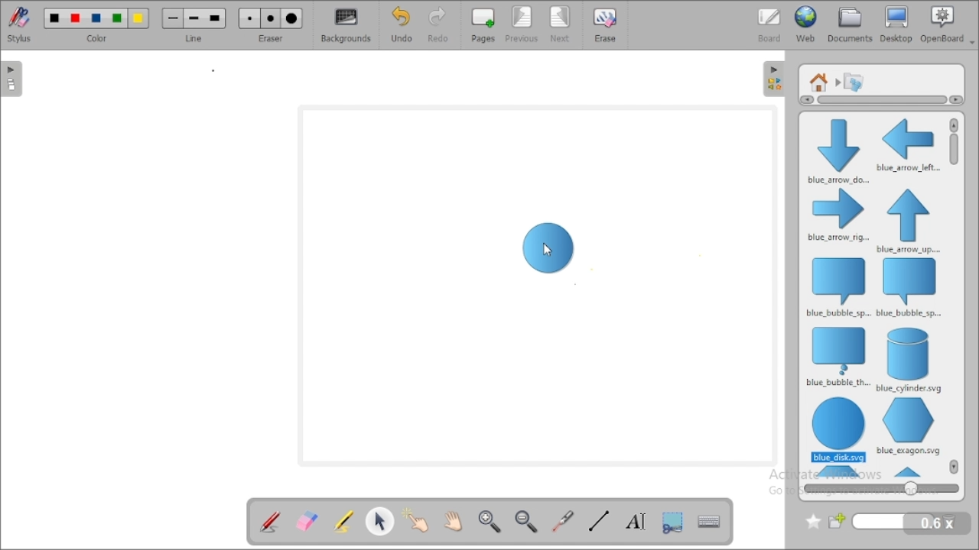 This screenshot has height=550, width=979. I want to click on board, so click(769, 24).